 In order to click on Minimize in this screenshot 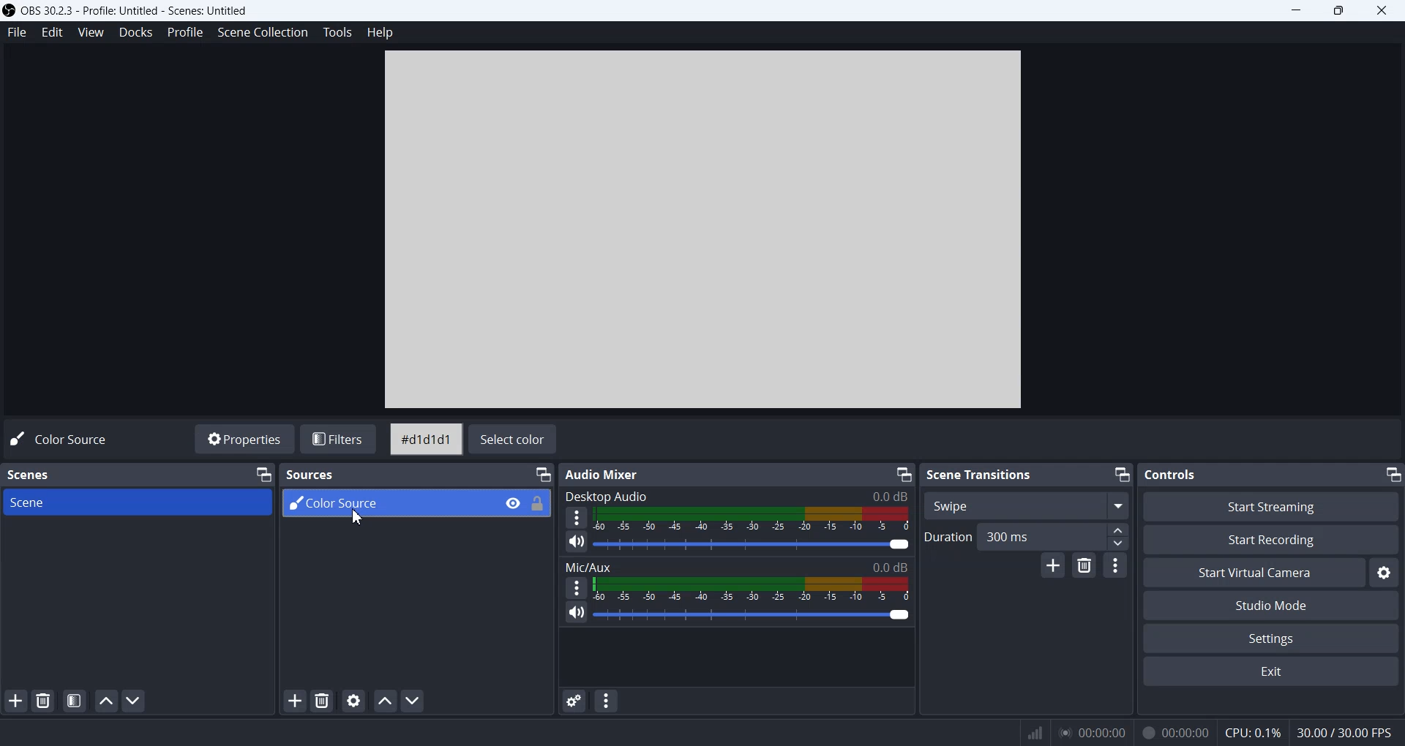, I will do `click(263, 473)`.